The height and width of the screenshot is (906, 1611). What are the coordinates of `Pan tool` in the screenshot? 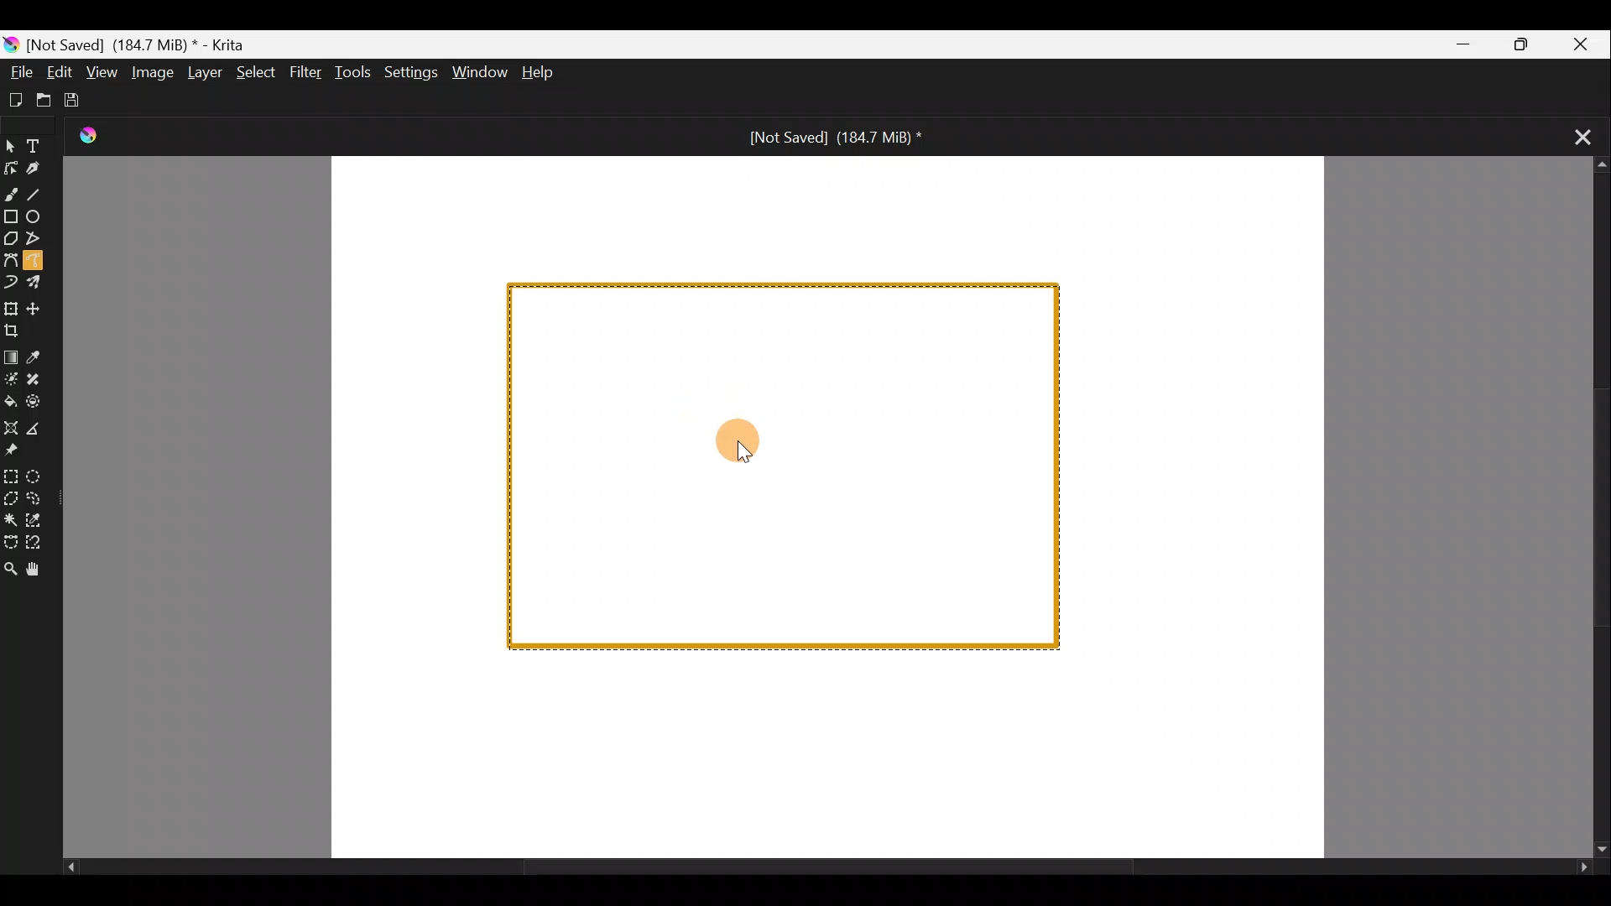 It's located at (43, 571).